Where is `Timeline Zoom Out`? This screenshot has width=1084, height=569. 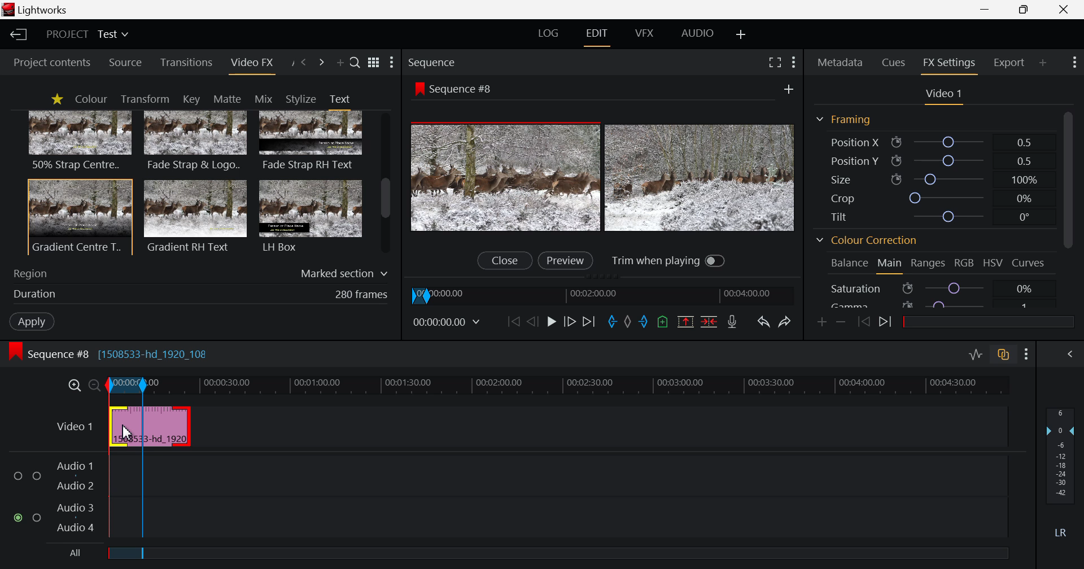
Timeline Zoom Out is located at coordinates (95, 383).